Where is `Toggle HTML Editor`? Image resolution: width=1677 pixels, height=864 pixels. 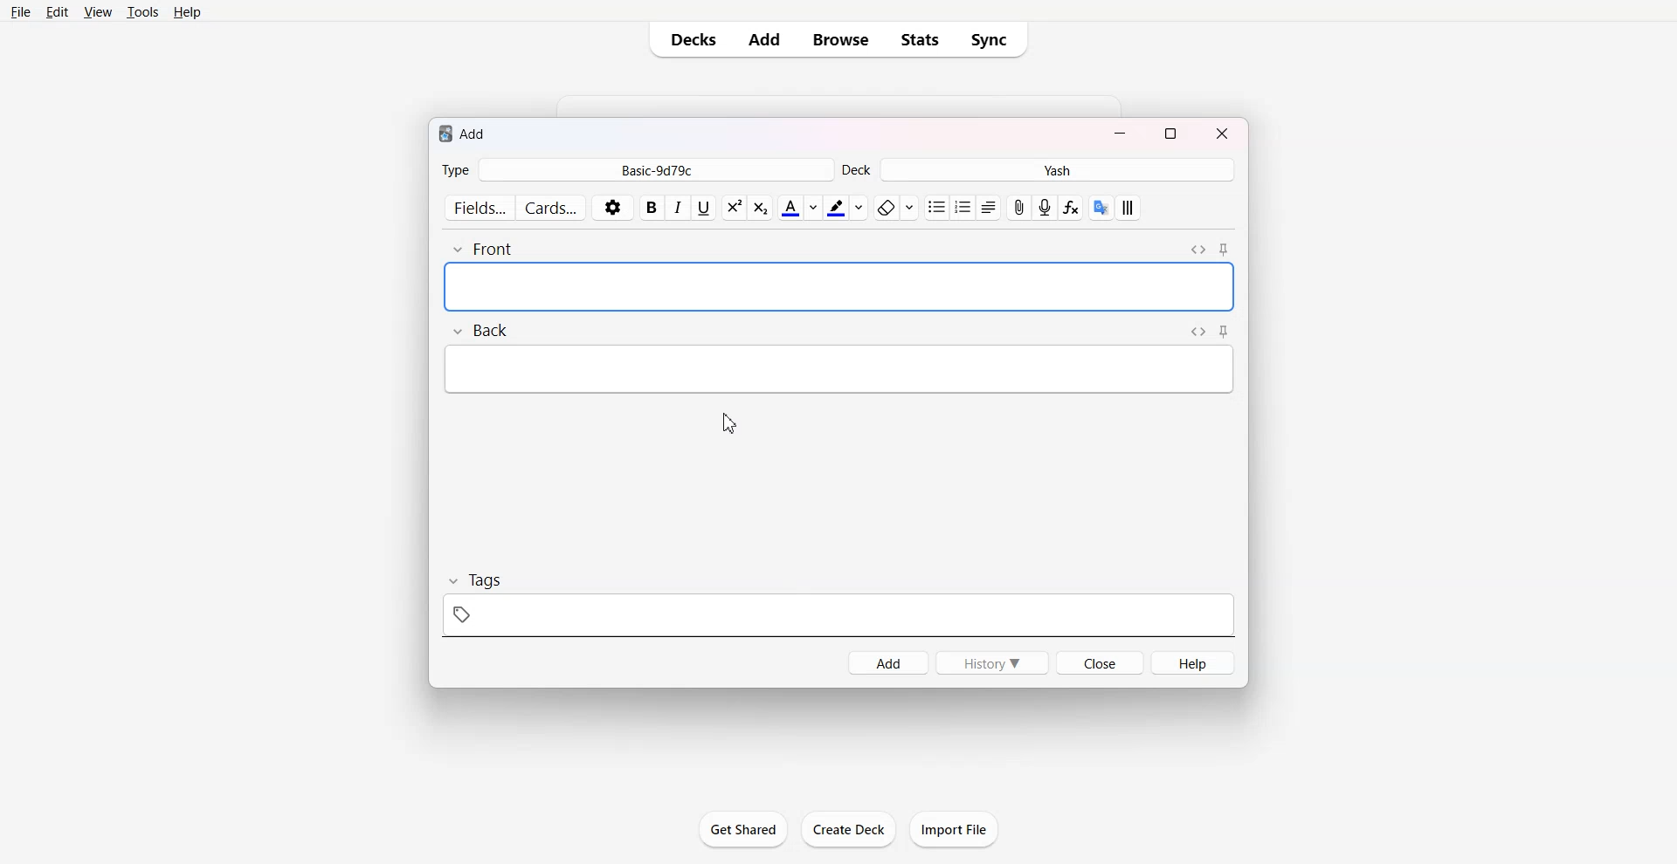 Toggle HTML Editor is located at coordinates (1198, 250).